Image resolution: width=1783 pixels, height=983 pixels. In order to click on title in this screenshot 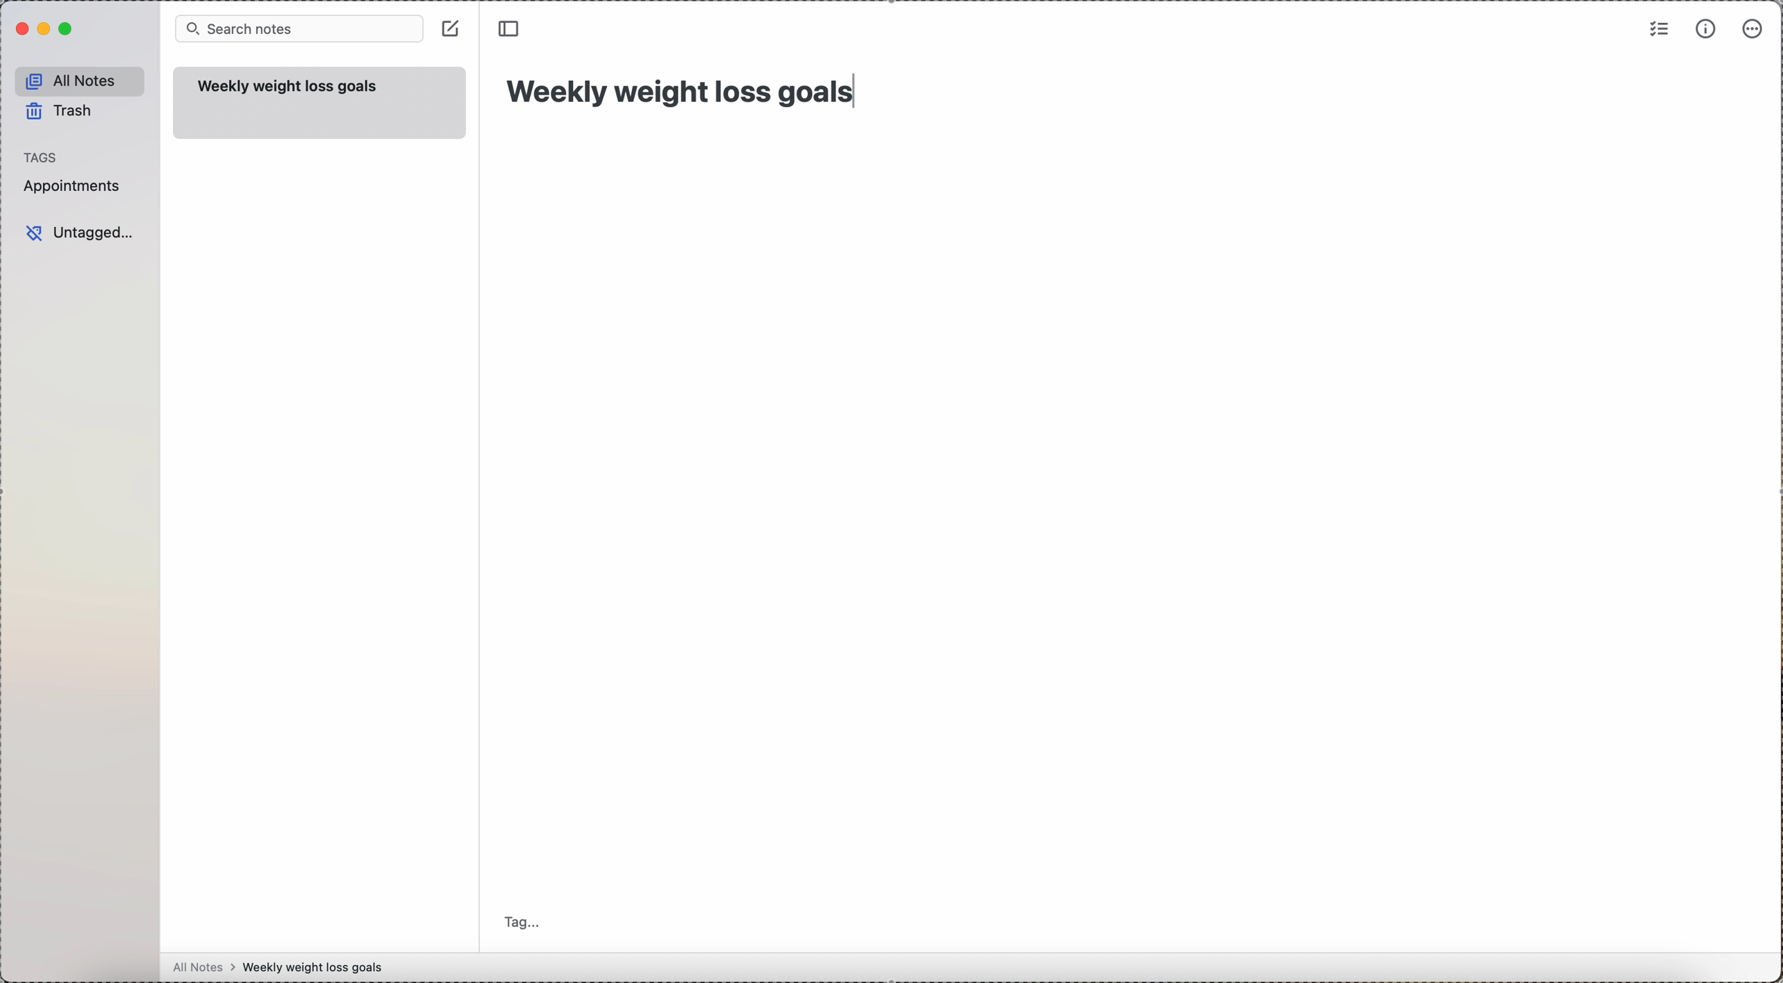, I will do `click(691, 91)`.